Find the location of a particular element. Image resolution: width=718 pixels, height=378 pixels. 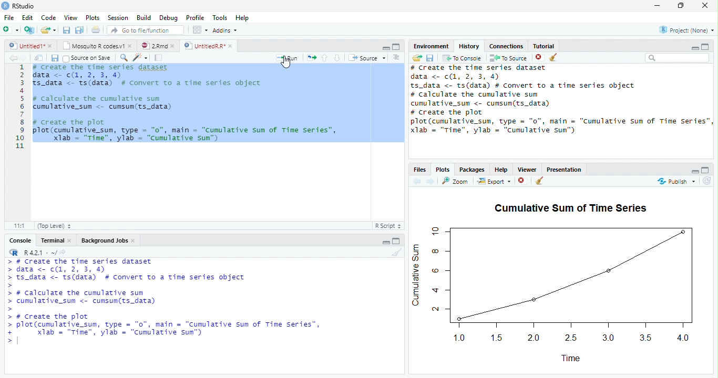

Untitled is located at coordinates (30, 46).